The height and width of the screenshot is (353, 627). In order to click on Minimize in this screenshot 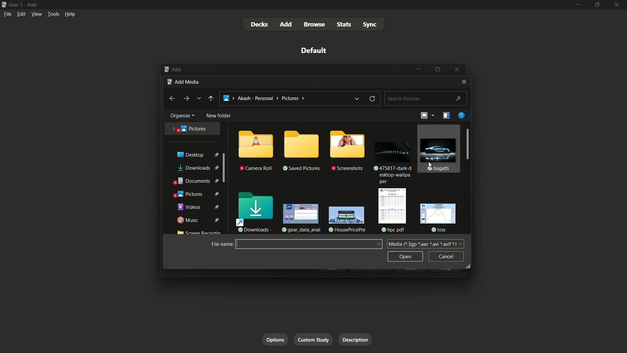, I will do `click(419, 69)`.